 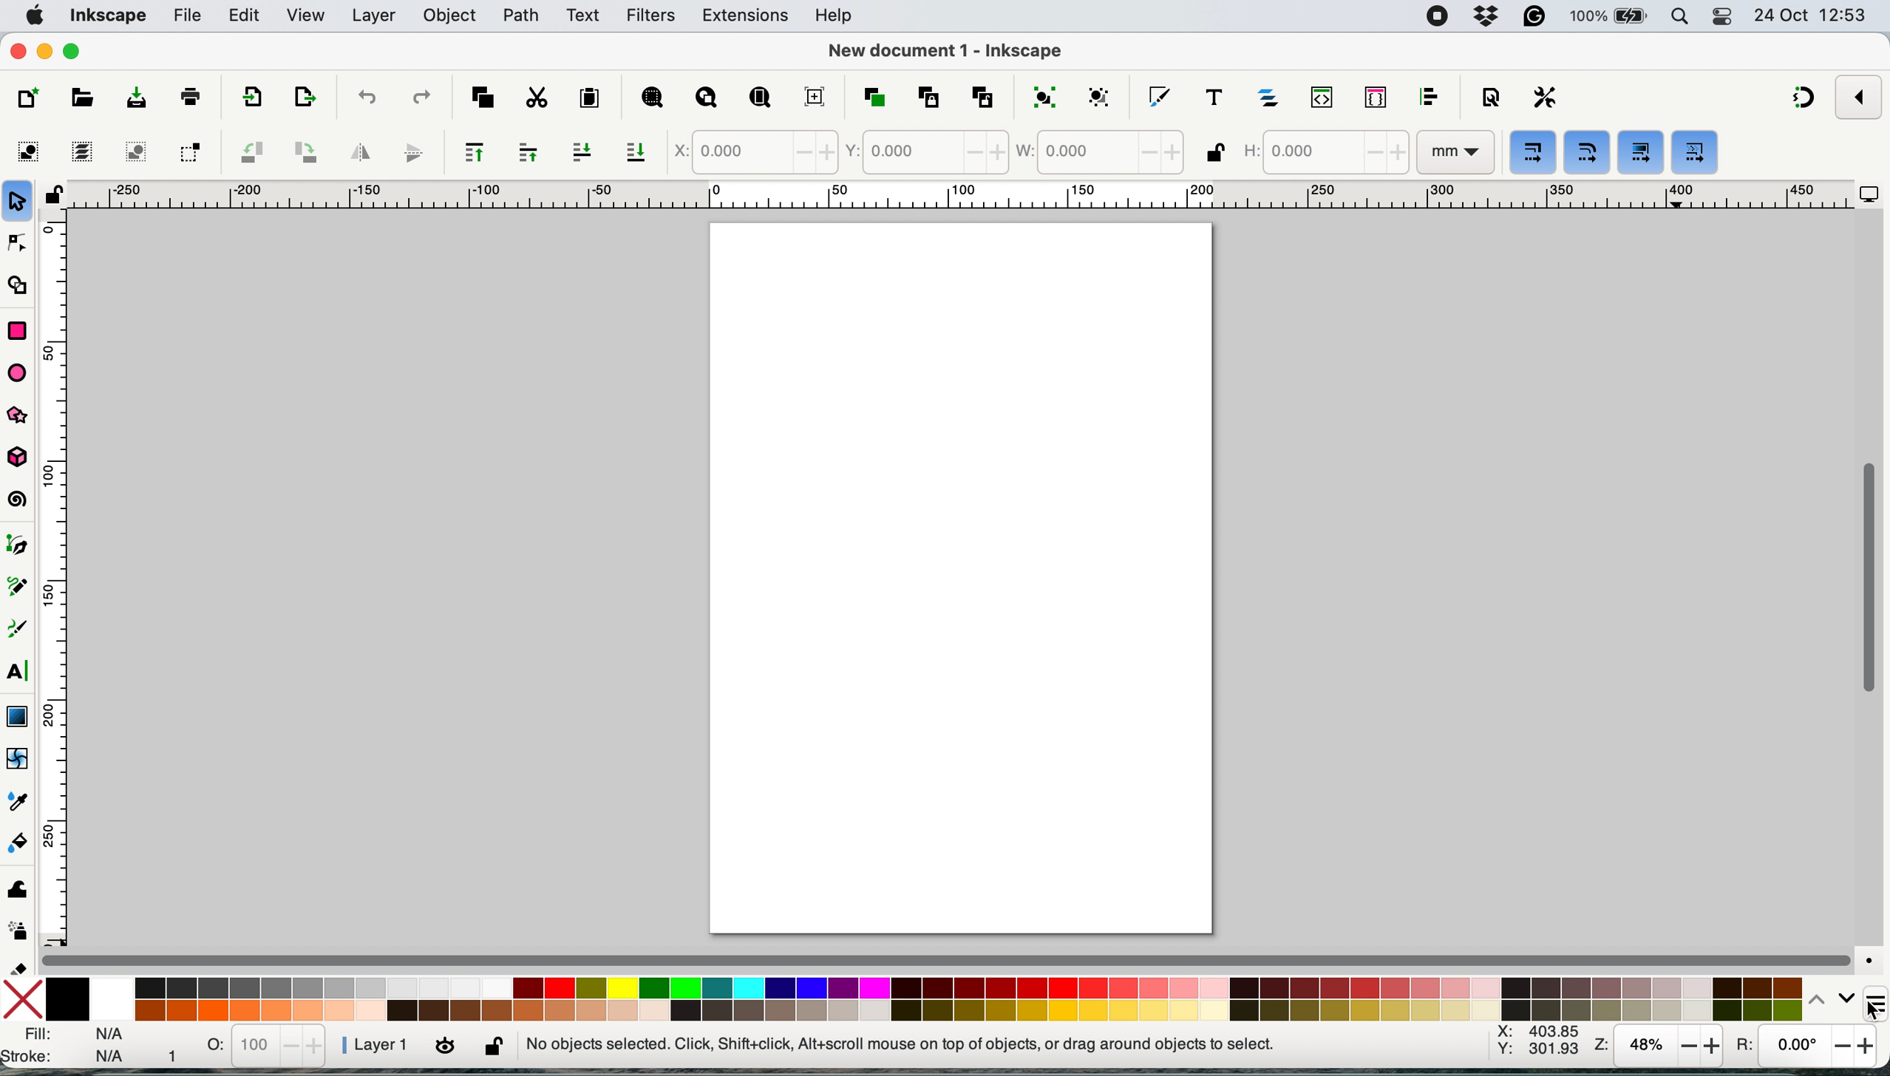 I want to click on layer 1, so click(x=374, y=1044).